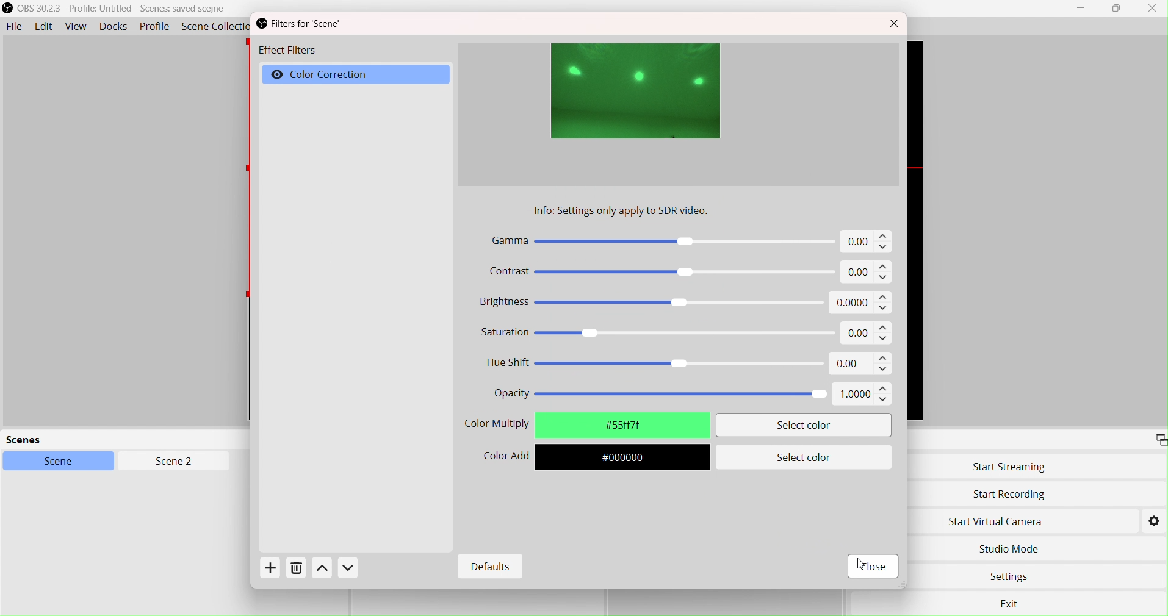  Describe the element at coordinates (867, 242) in the screenshot. I see `0.00` at that location.